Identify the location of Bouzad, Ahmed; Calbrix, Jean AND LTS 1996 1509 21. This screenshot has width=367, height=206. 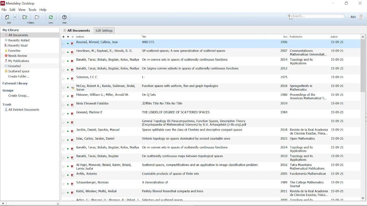
(213, 44).